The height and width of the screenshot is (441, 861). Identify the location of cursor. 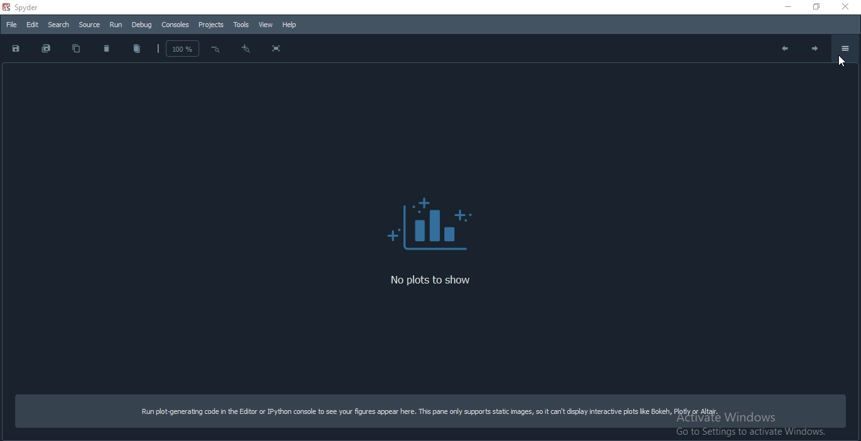
(842, 64).